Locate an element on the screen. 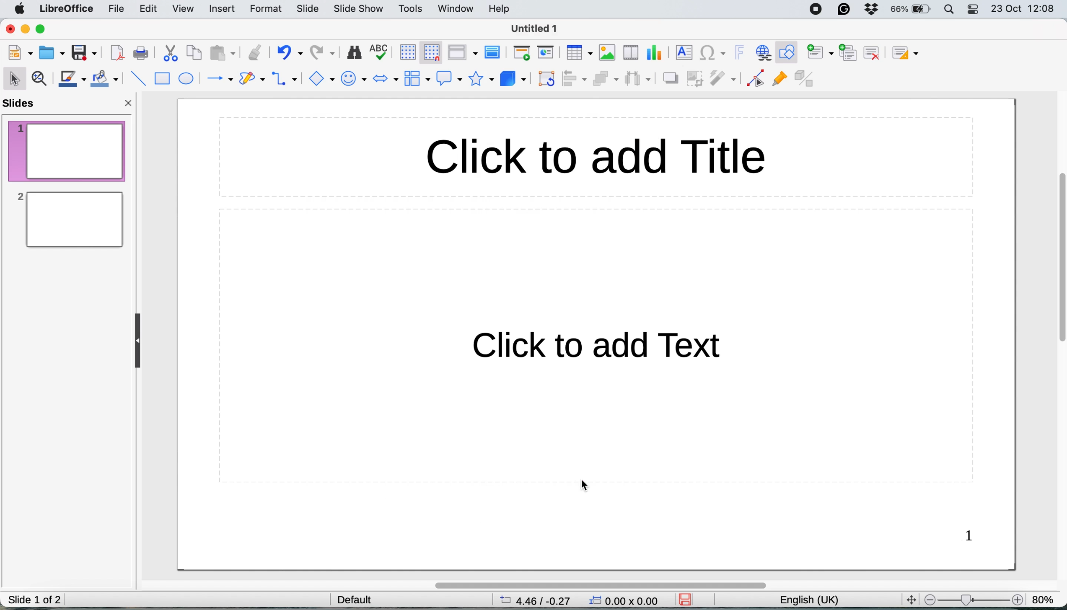 Image resolution: width=1067 pixels, height=610 pixels. libreoffice is located at coordinates (67, 9).